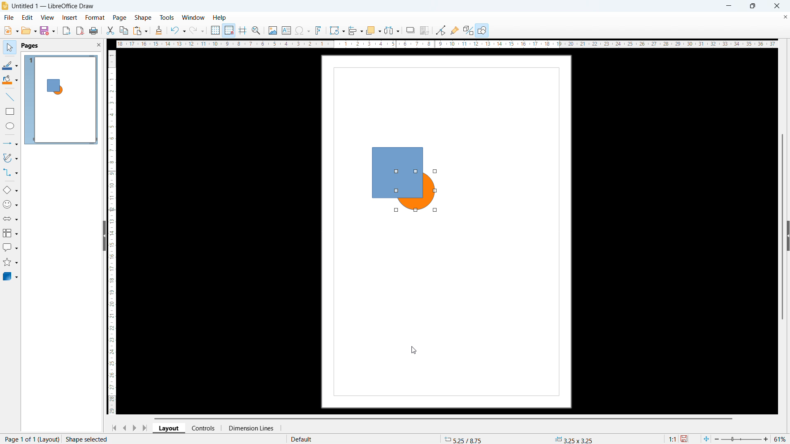 This screenshot has width=790, height=444. I want to click on Maximise , so click(750, 6).